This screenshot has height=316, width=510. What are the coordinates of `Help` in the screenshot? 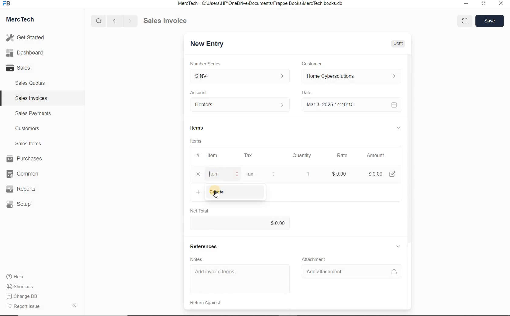 It's located at (18, 277).